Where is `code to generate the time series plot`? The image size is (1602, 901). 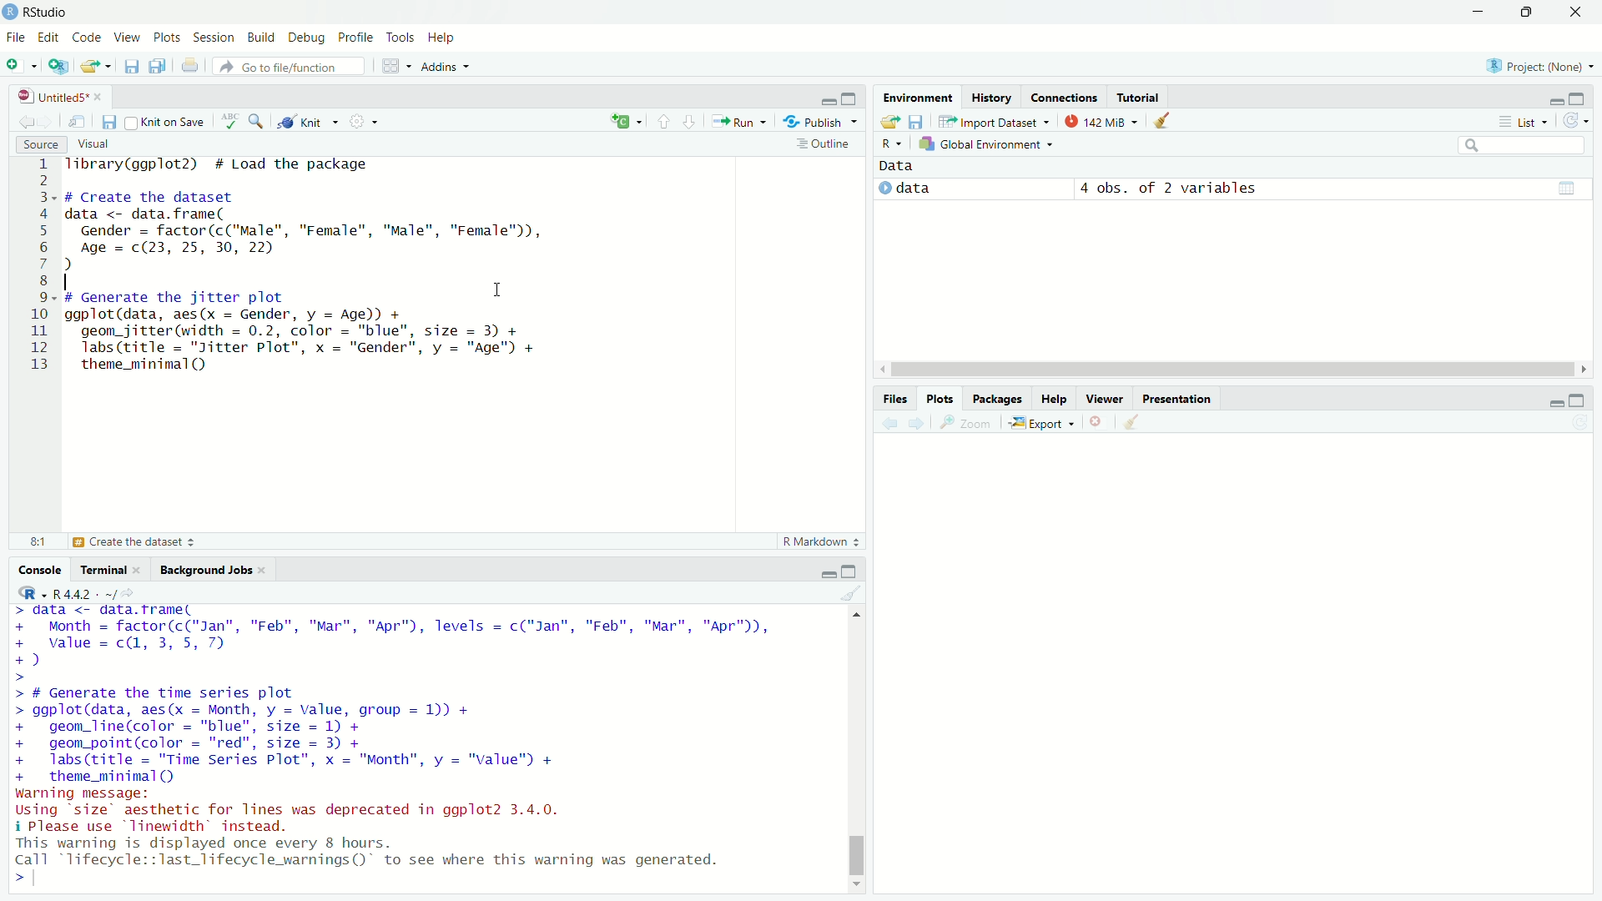 code to generate the time series plot is located at coordinates (319, 736).